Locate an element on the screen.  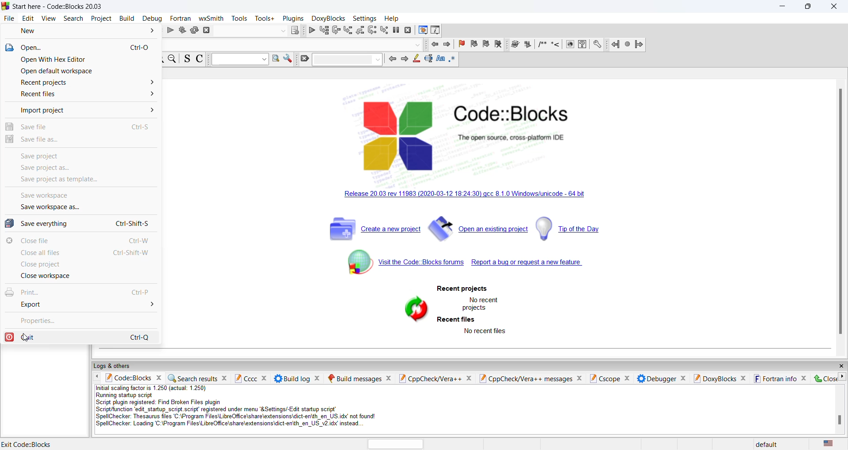
next jump is located at coordinates (626, 45).